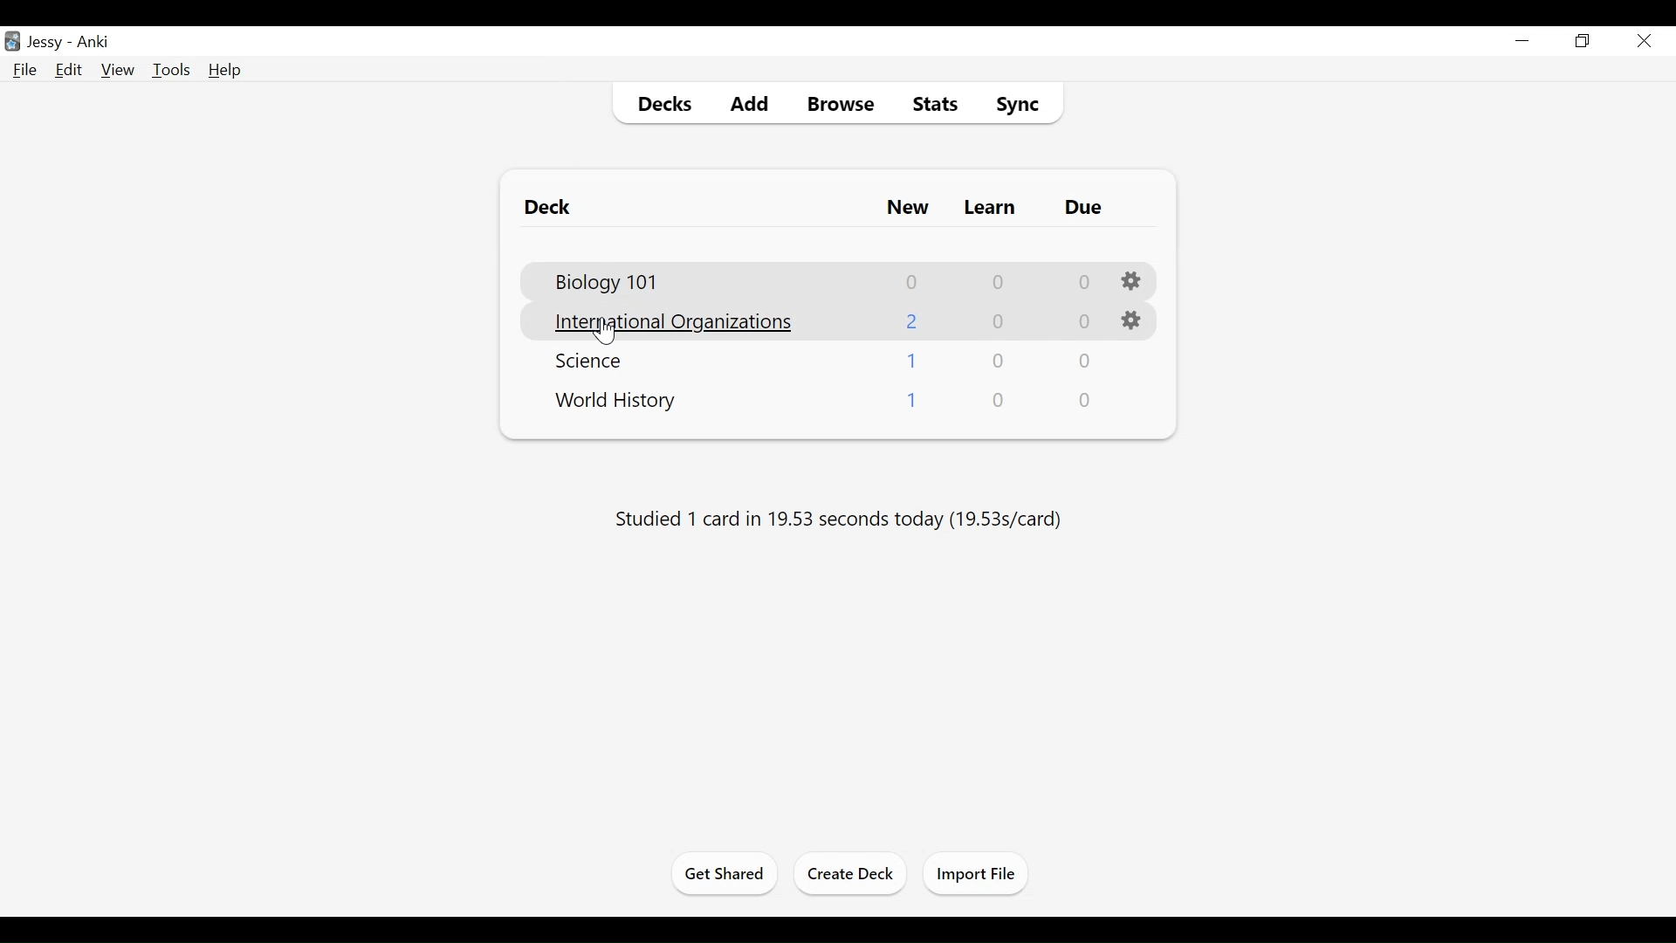  I want to click on Learn Card Count, so click(999, 361).